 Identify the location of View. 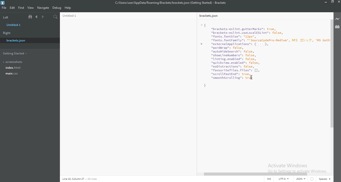
(31, 7).